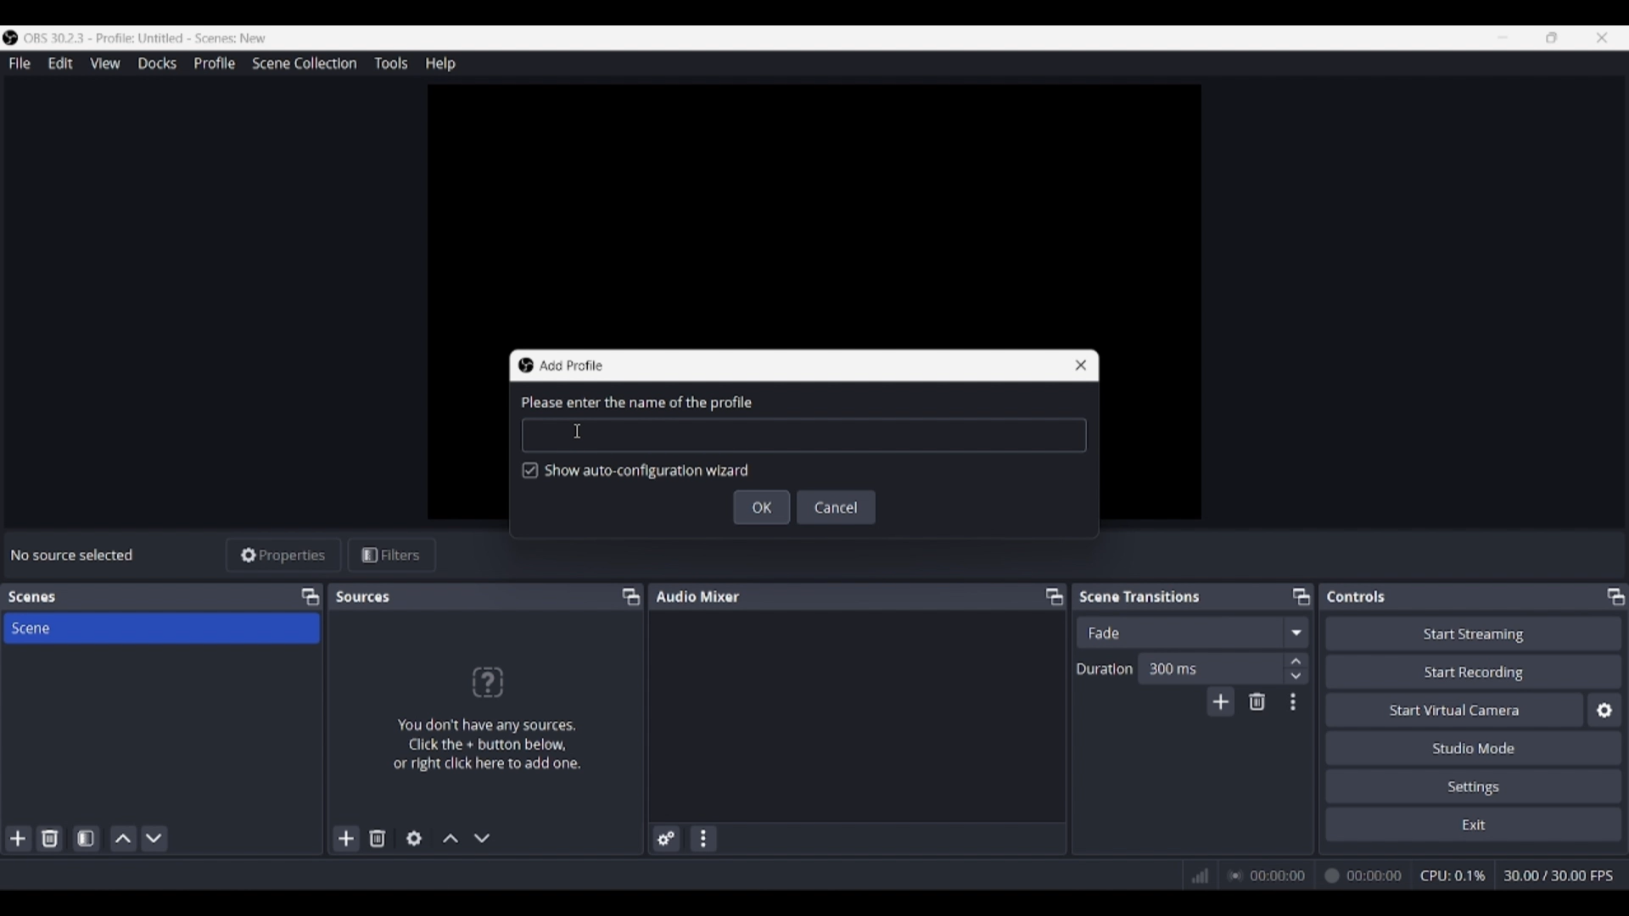 This screenshot has width=1629, height=916. I want to click on Advanced audio properties, so click(666, 839).